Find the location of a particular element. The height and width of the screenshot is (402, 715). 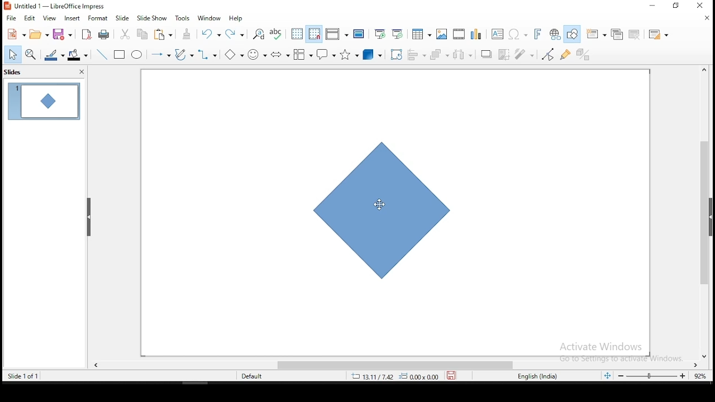

Slide 1 of 1 is located at coordinates (24, 376).